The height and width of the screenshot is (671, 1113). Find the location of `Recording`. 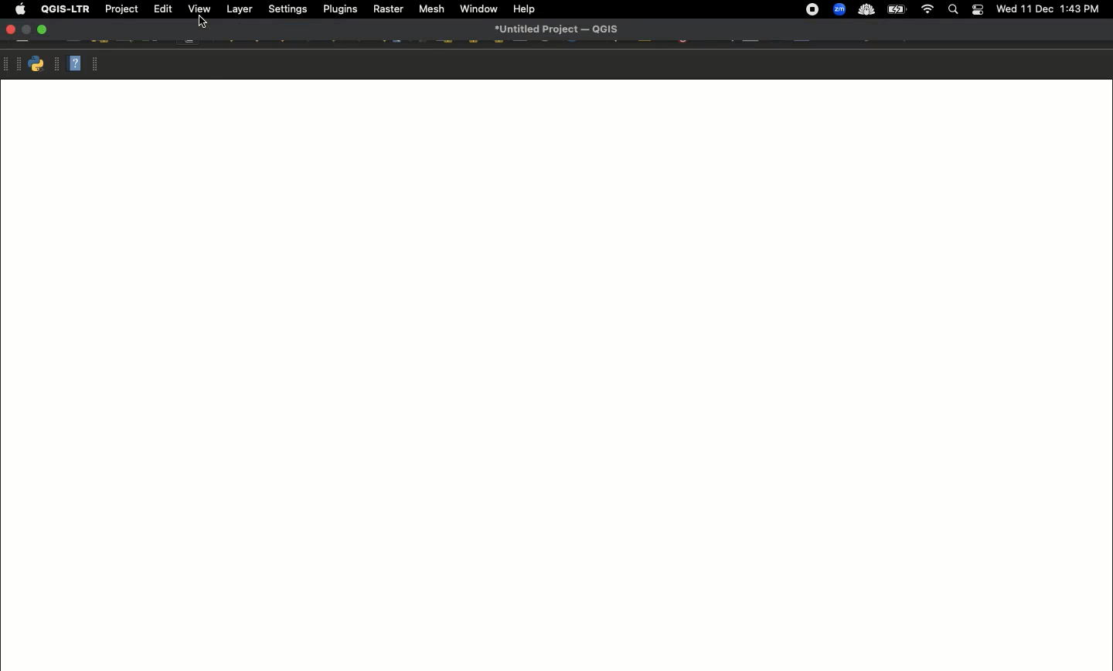

Recording is located at coordinates (812, 10).